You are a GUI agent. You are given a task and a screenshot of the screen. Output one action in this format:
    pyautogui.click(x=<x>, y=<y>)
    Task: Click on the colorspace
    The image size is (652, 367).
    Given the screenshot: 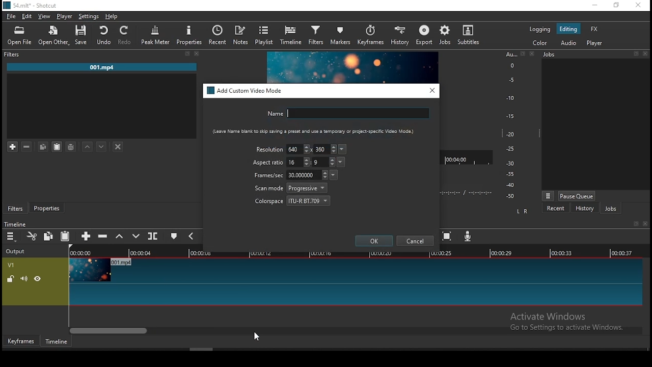 What is the action you would take?
    pyautogui.click(x=293, y=200)
    